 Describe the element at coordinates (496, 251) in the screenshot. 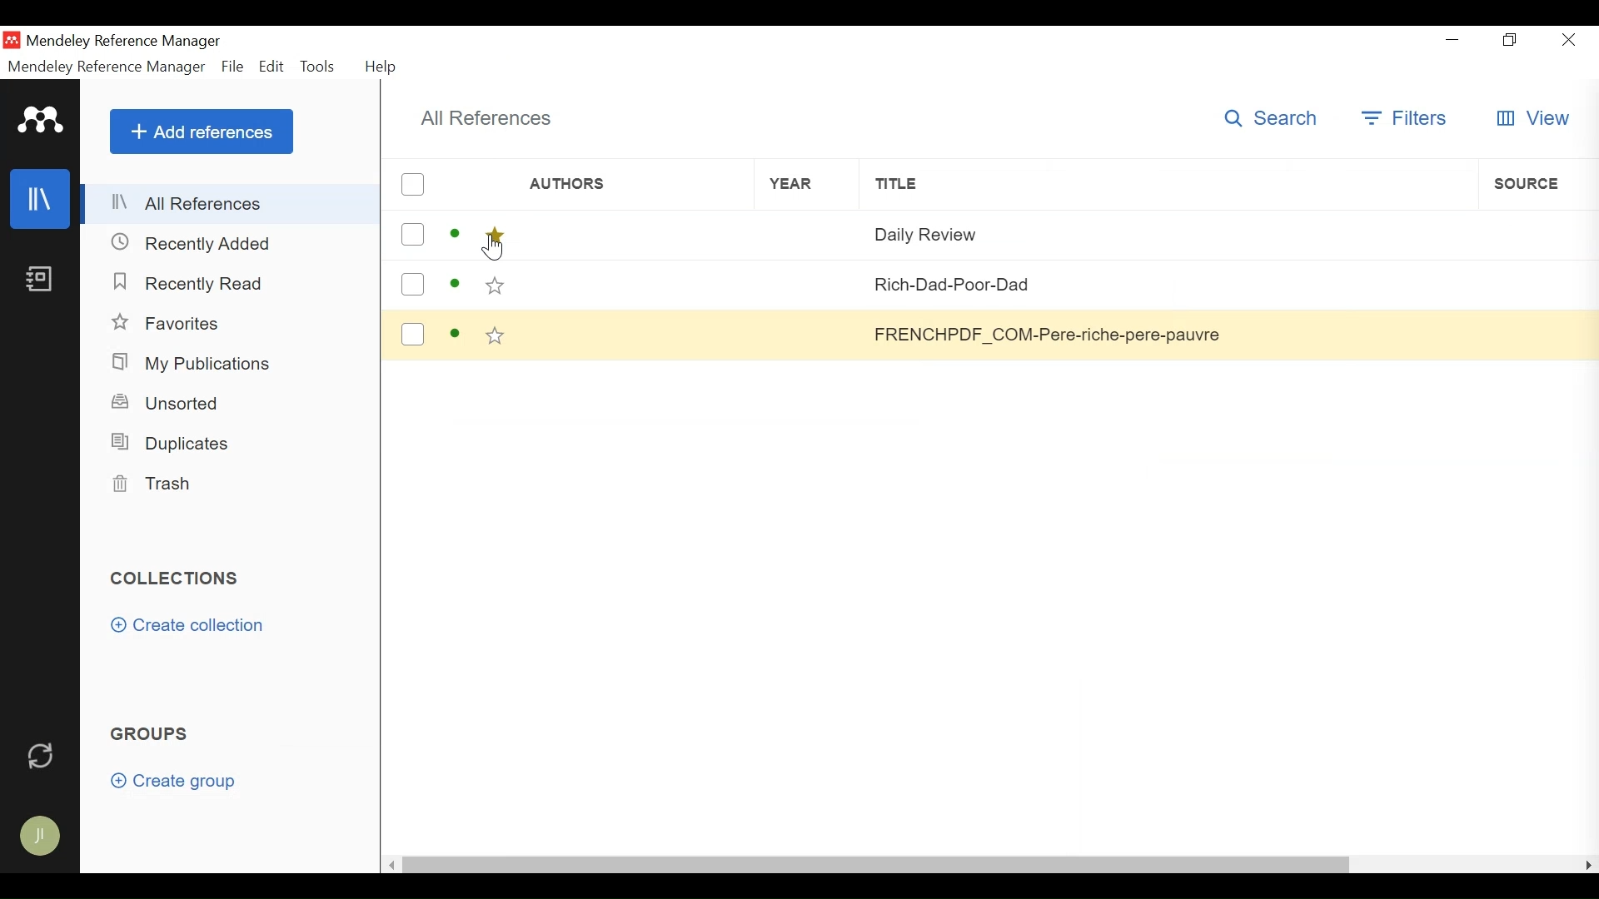

I see `Cursor ` at that location.